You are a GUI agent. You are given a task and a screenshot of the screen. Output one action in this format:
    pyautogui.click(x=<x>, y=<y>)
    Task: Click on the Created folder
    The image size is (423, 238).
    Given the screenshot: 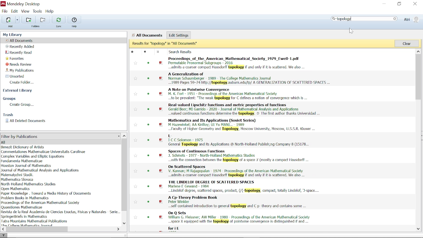 What is the action you would take?
    pyautogui.click(x=24, y=82)
    